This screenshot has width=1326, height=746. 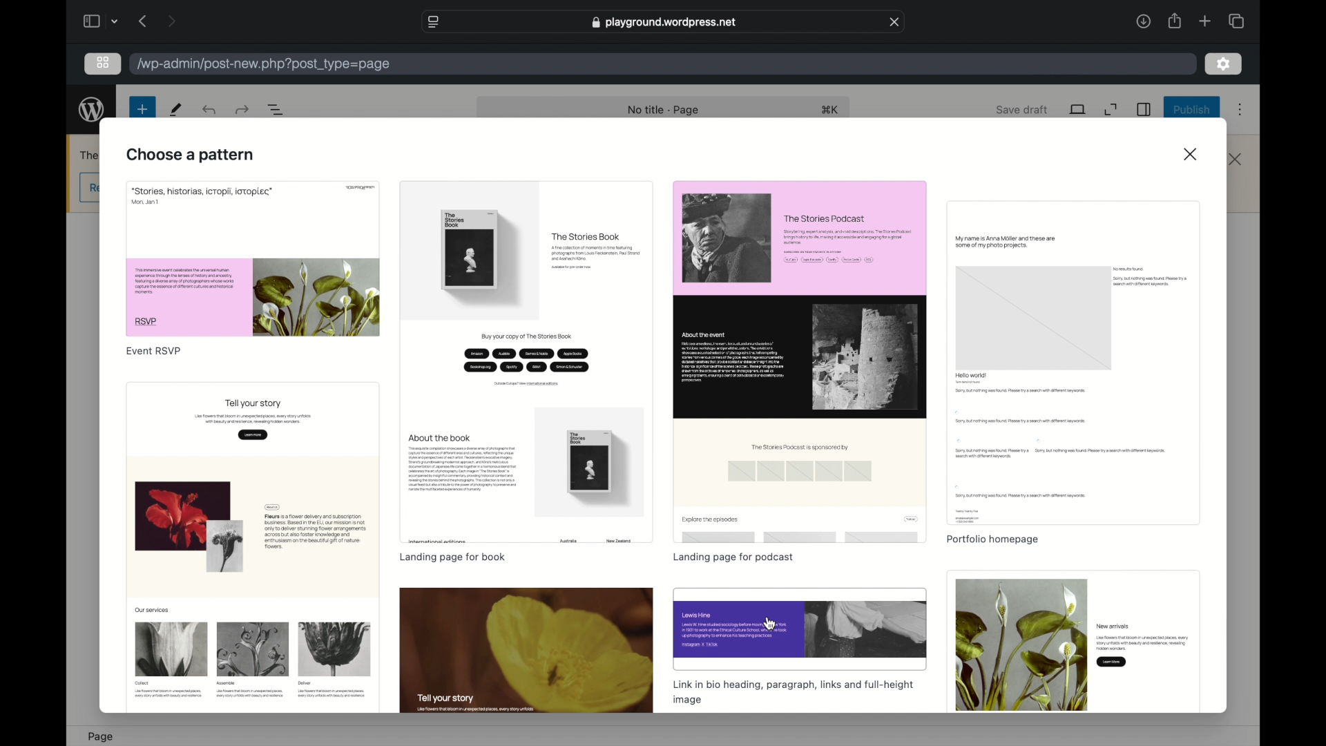 What do you see at coordinates (1193, 110) in the screenshot?
I see `publish` at bounding box center [1193, 110].